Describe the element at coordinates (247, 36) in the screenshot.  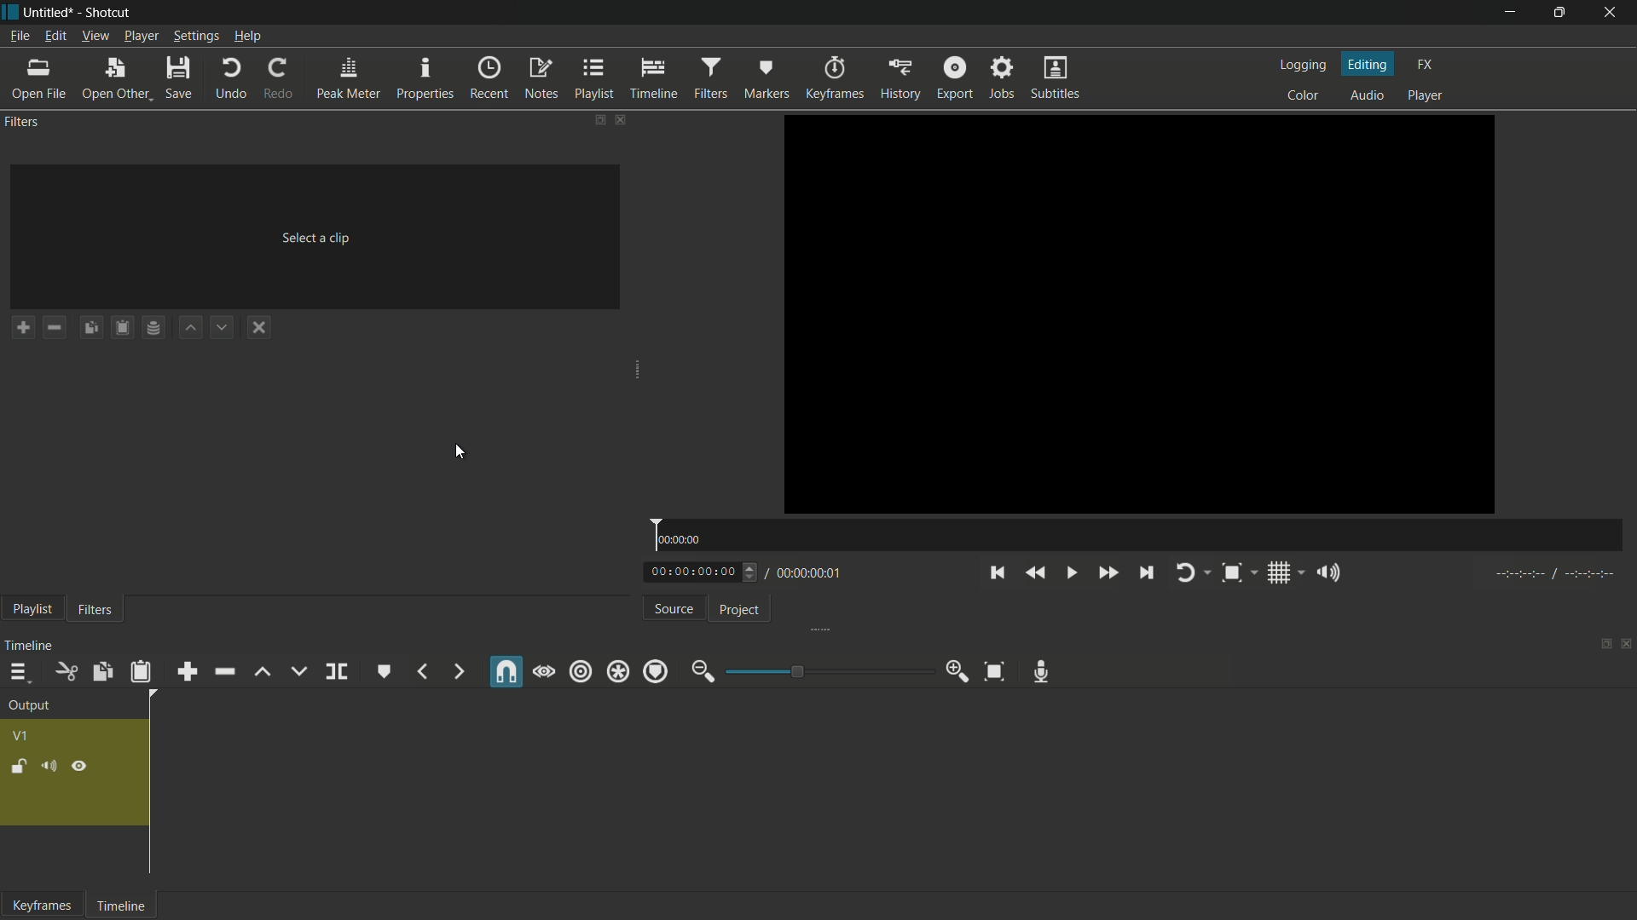
I see `help menu` at that location.